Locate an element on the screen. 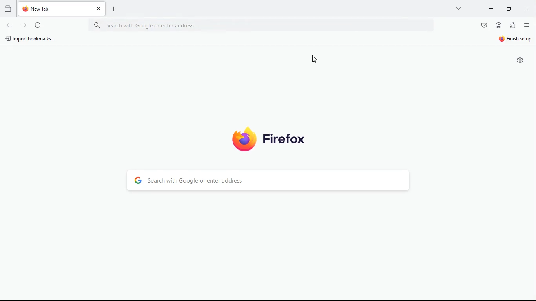 The image size is (536, 301). minimize is located at coordinates (490, 9).